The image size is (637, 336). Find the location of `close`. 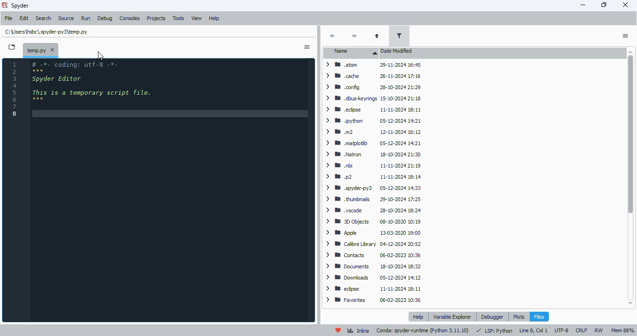

close is located at coordinates (626, 5).